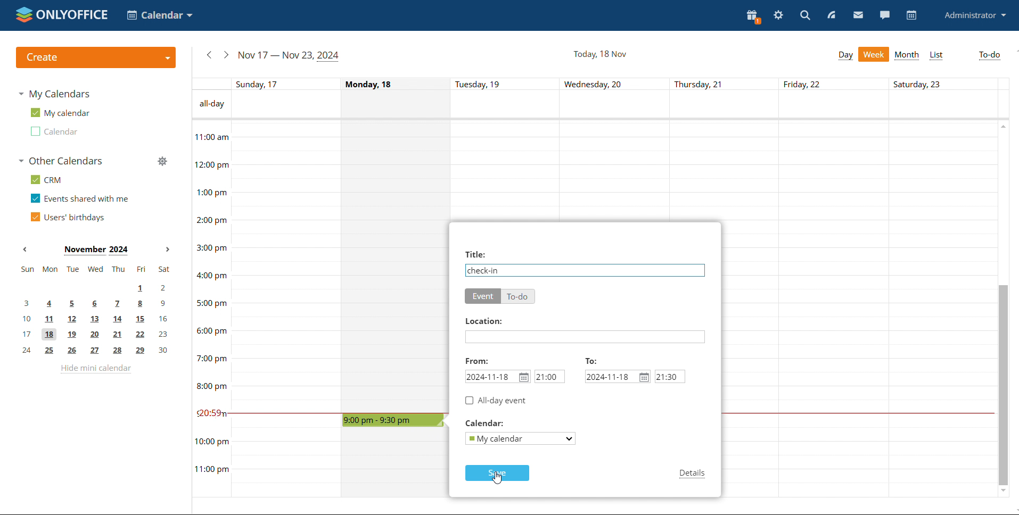 Image resolution: width=1019 pixels, height=515 pixels. Describe the element at coordinates (831, 14) in the screenshot. I see `feed` at that location.